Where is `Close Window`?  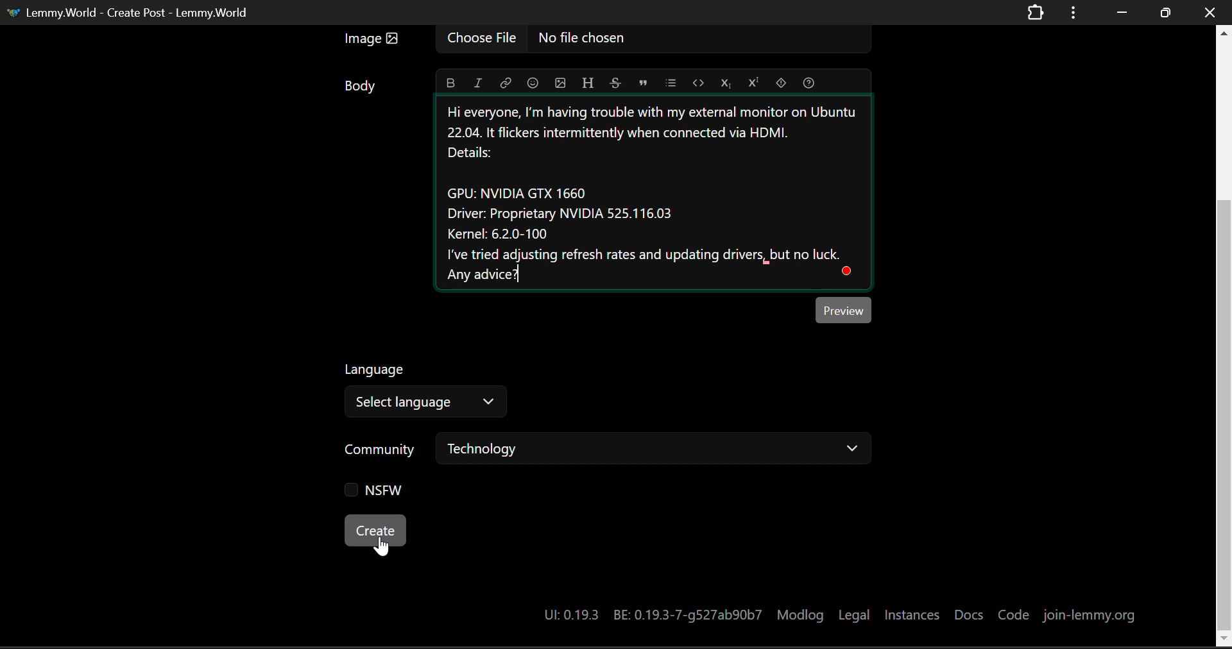
Close Window is located at coordinates (1211, 12).